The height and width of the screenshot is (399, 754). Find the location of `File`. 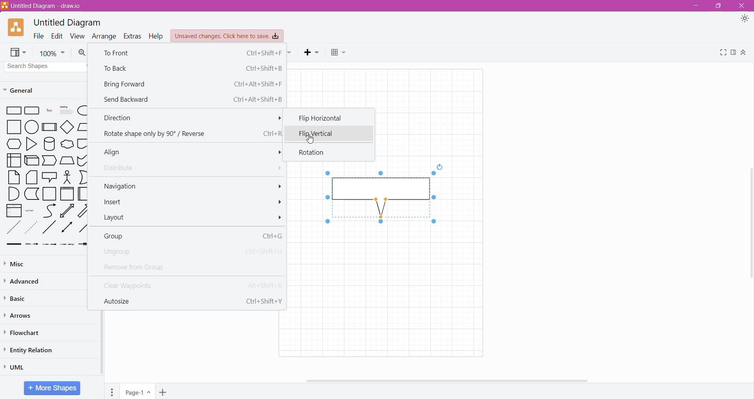

File is located at coordinates (38, 36).